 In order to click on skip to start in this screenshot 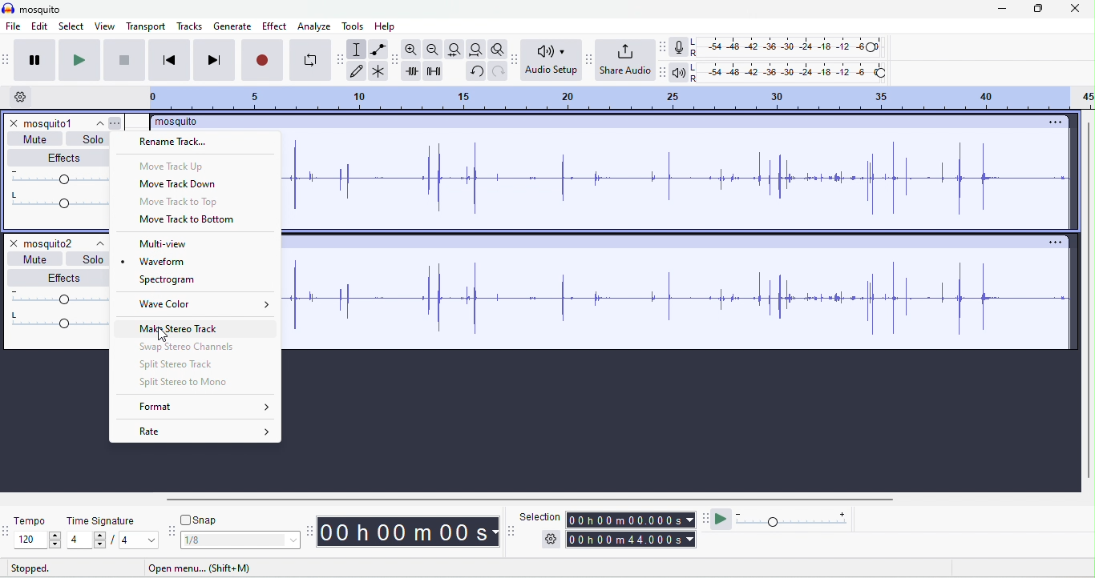, I will do `click(171, 62)`.